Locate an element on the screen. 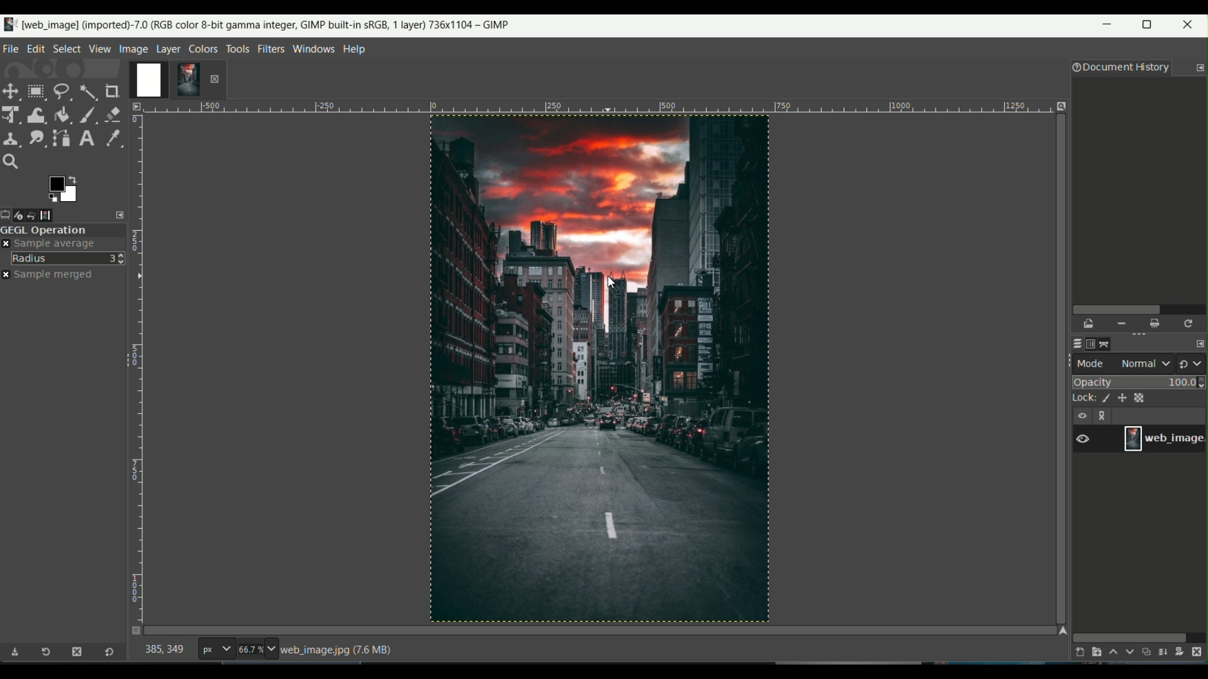 The height and width of the screenshot is (679, 1208). color picker tool is located at coordinates (110, 137).